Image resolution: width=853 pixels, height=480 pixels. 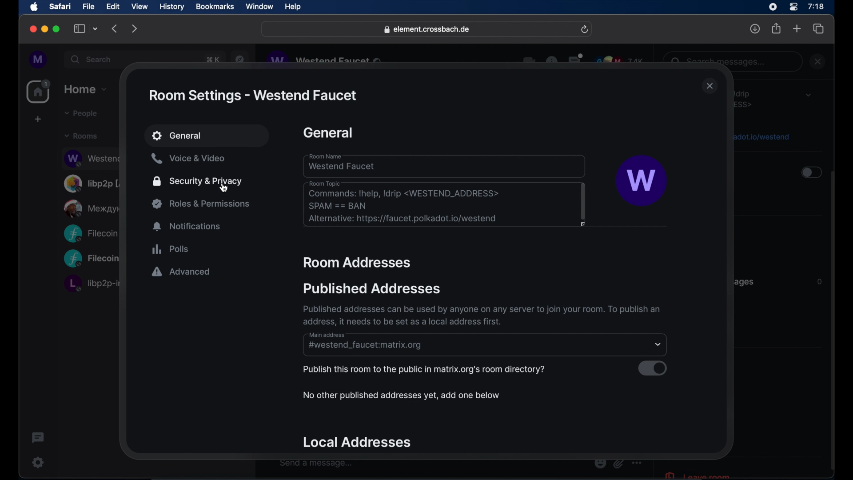 I want to click on obscure, so click(x=91, y=283).